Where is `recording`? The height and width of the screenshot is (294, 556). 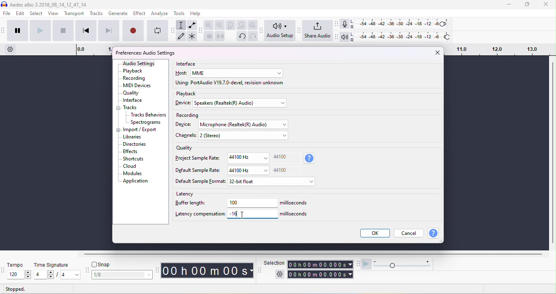
recording is located at coordinates (135, 78).